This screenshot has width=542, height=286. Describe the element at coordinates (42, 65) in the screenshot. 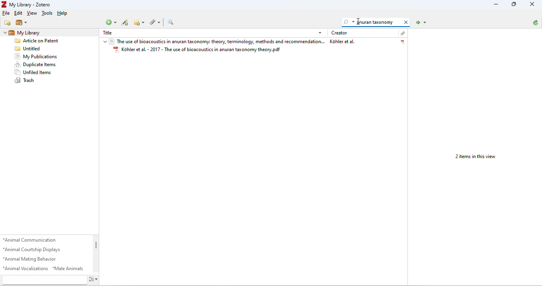

I see `+ Duplicate Items` at that location.